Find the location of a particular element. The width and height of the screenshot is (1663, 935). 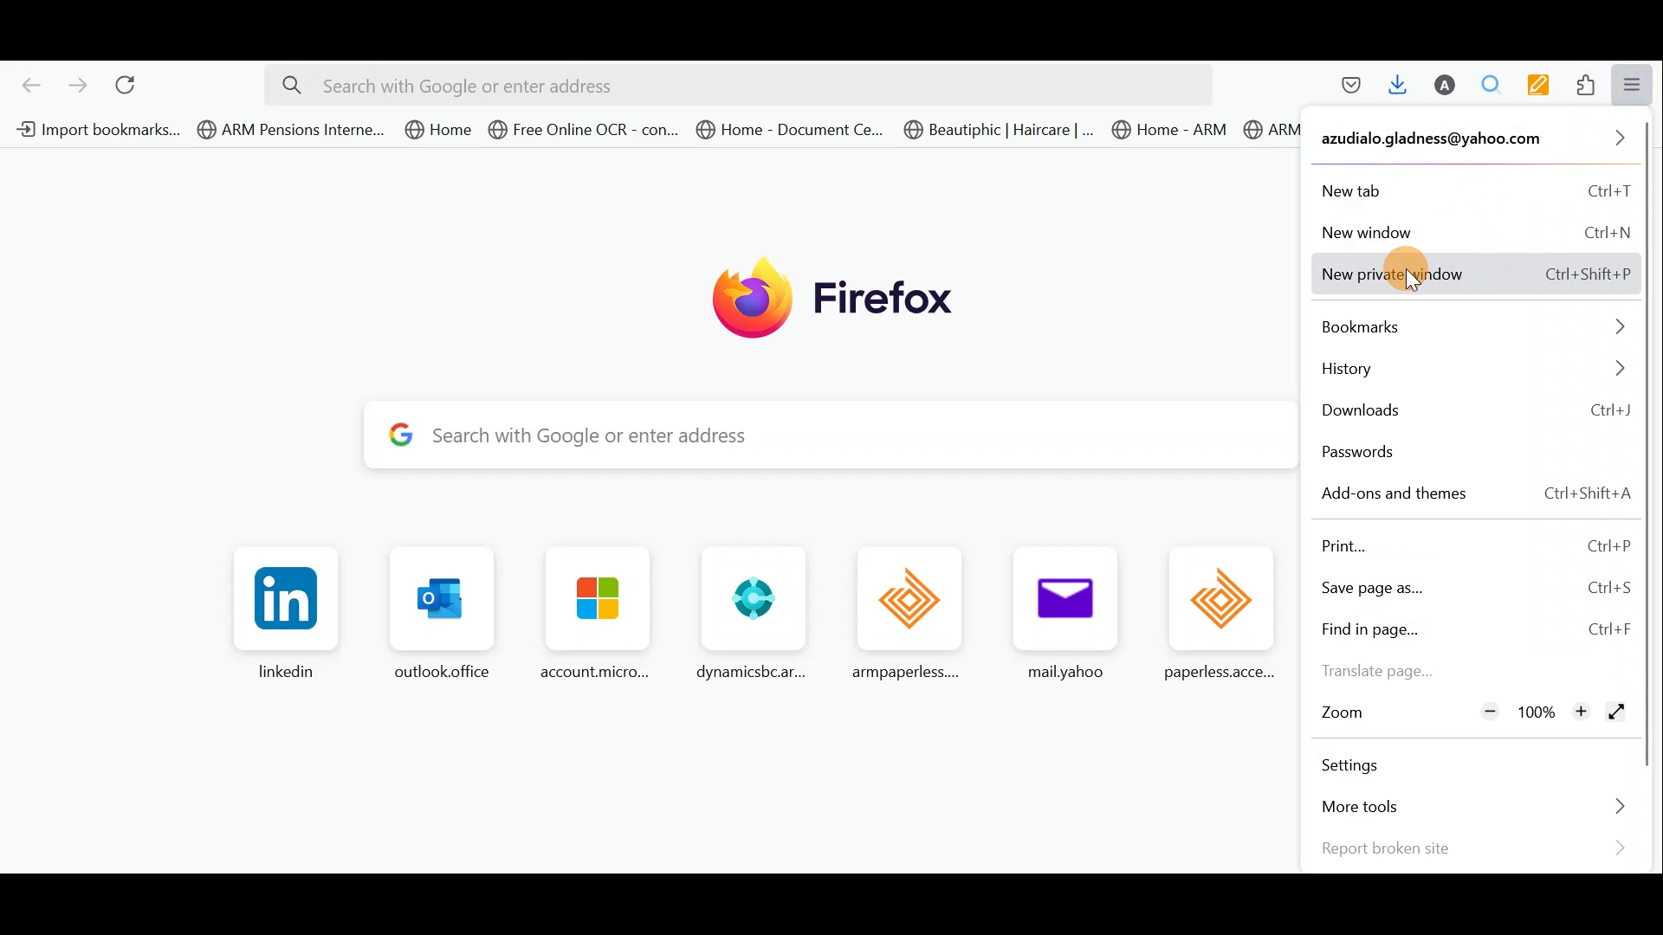

3 Search with Google or enter address is located at coordinates (852, 438).